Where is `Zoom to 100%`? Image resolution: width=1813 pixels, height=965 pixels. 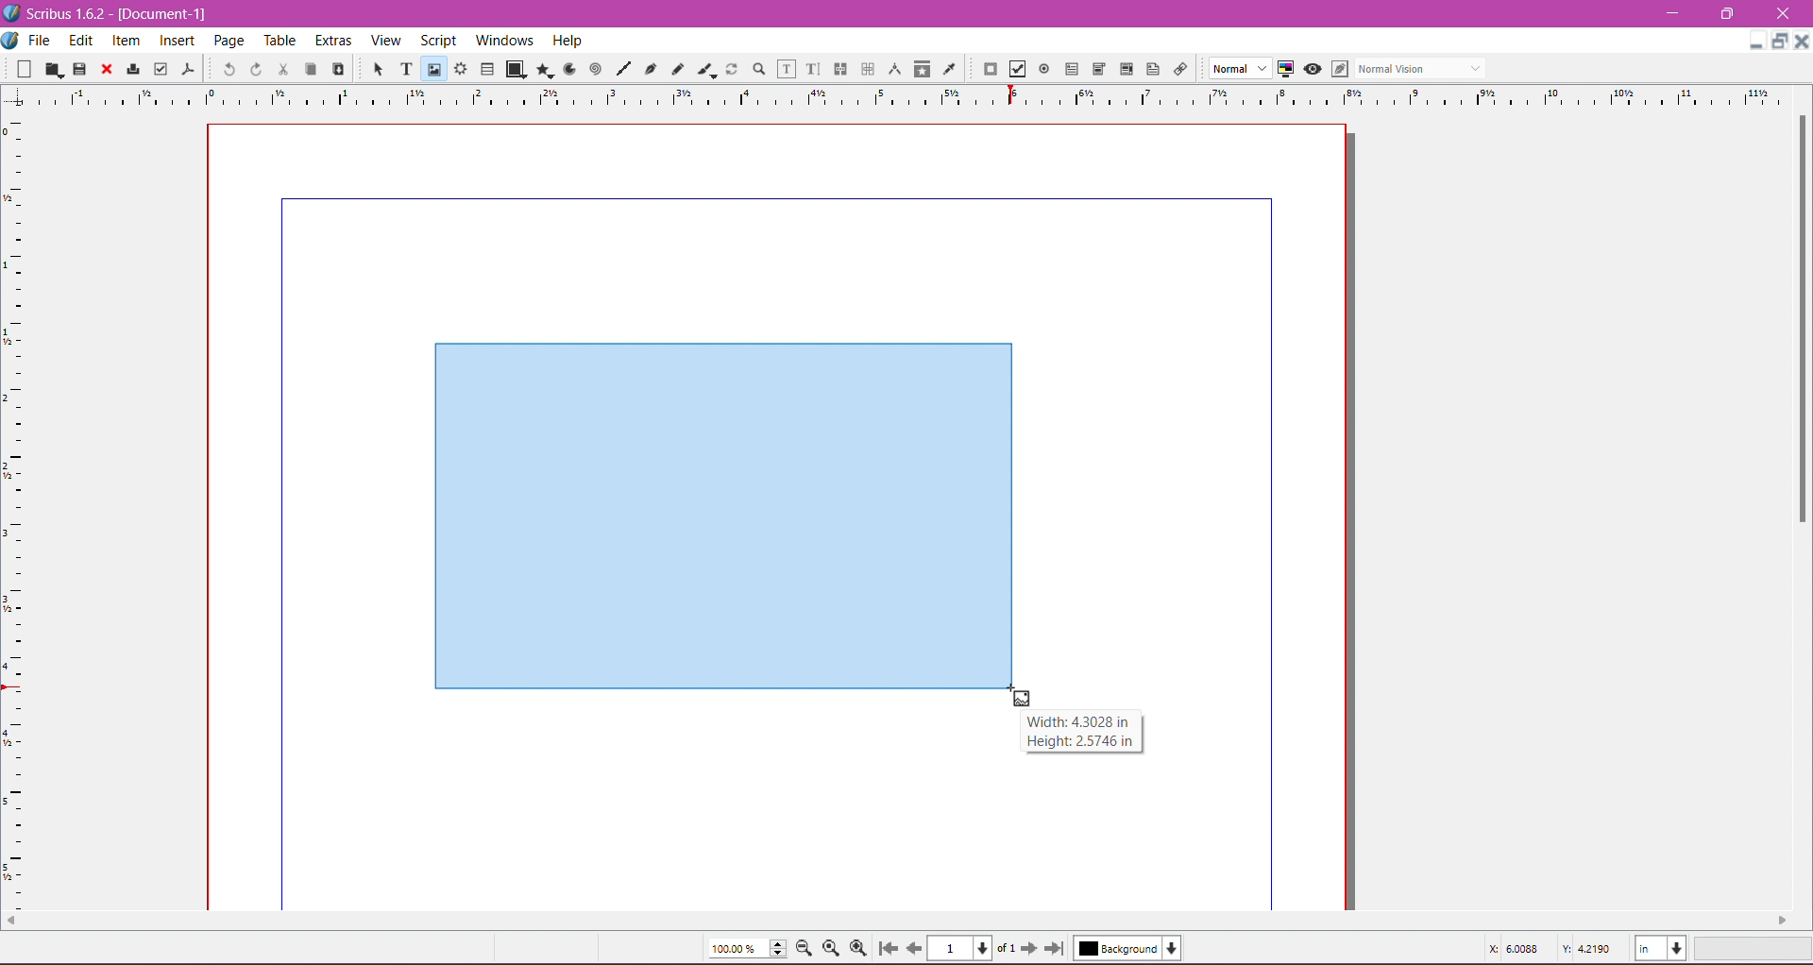 Zoom to 100% is located at coordinates (830, 949).